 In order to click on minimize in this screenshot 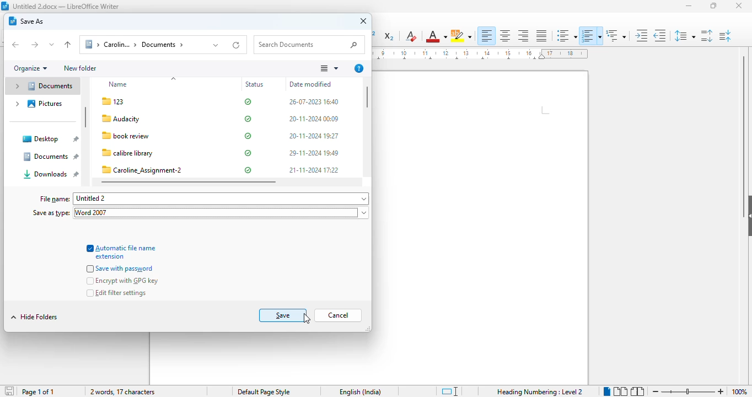, I will do `click(690, 6)`.